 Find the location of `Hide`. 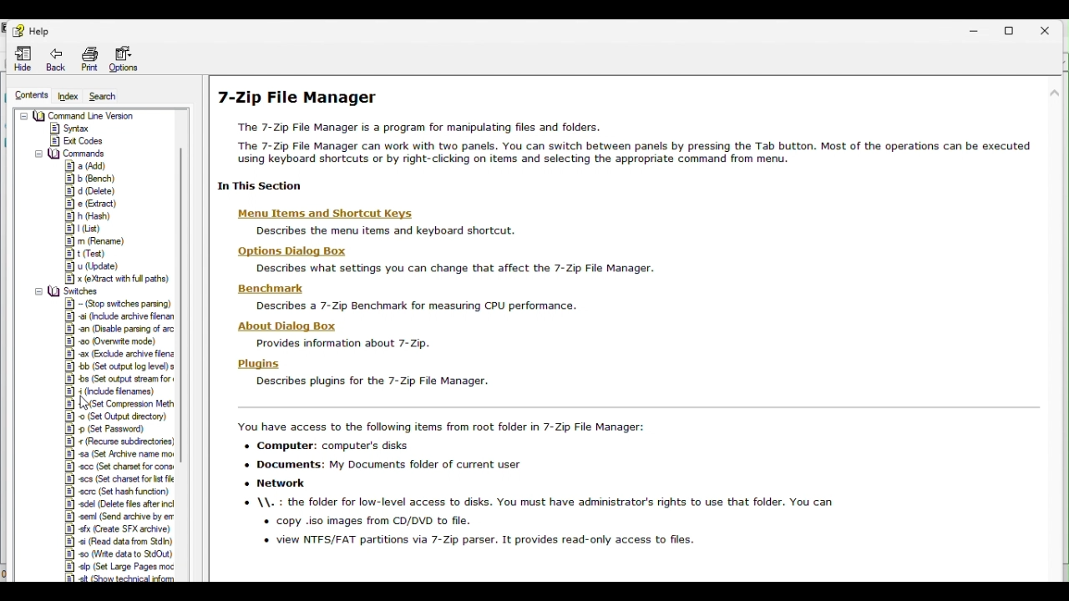

Hide is located at coordinates (20, 57).